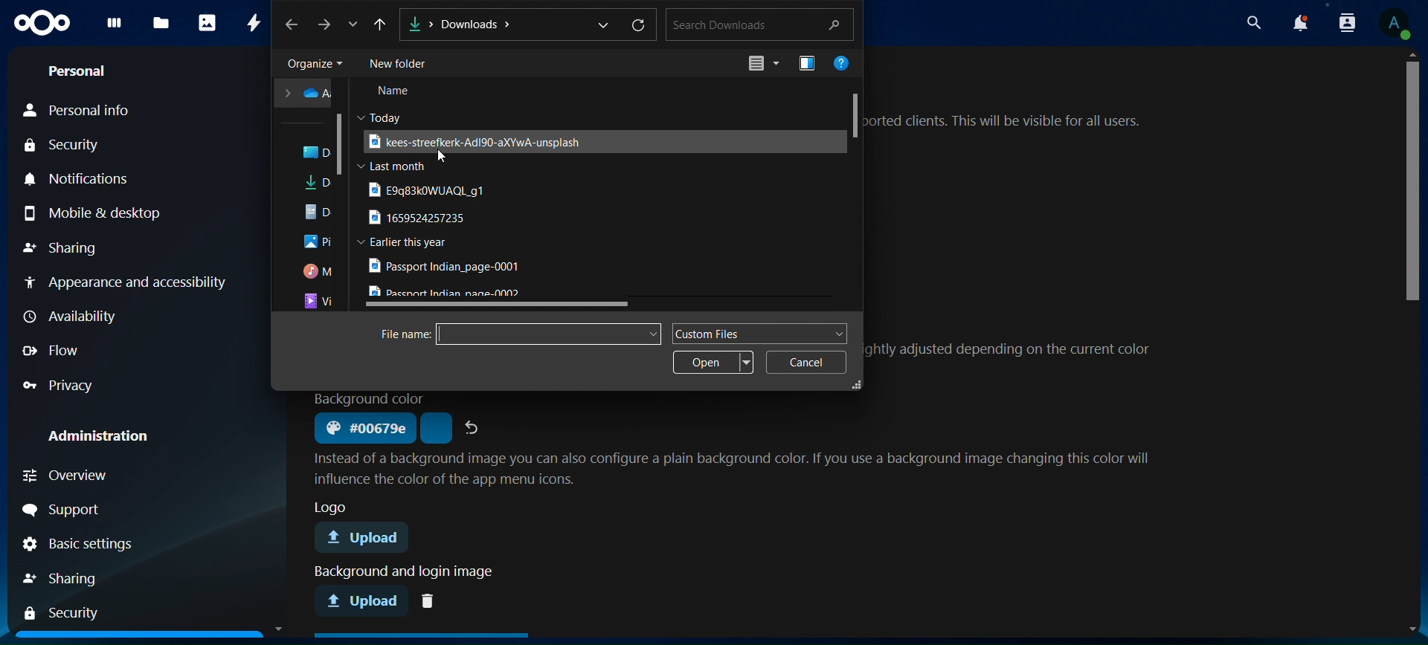  I want to click on videos, so click(318, 302).